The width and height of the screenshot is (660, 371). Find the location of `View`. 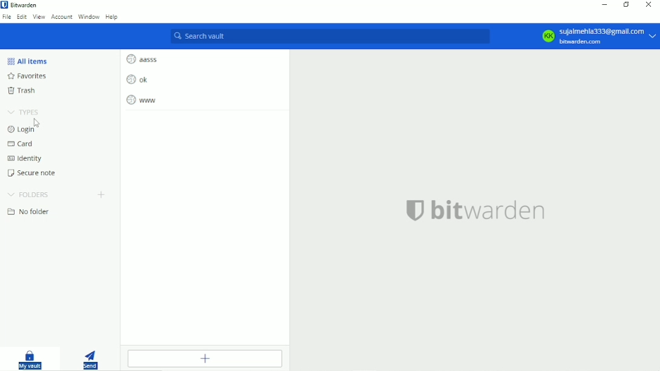

View is located at coordinates (39, 18).